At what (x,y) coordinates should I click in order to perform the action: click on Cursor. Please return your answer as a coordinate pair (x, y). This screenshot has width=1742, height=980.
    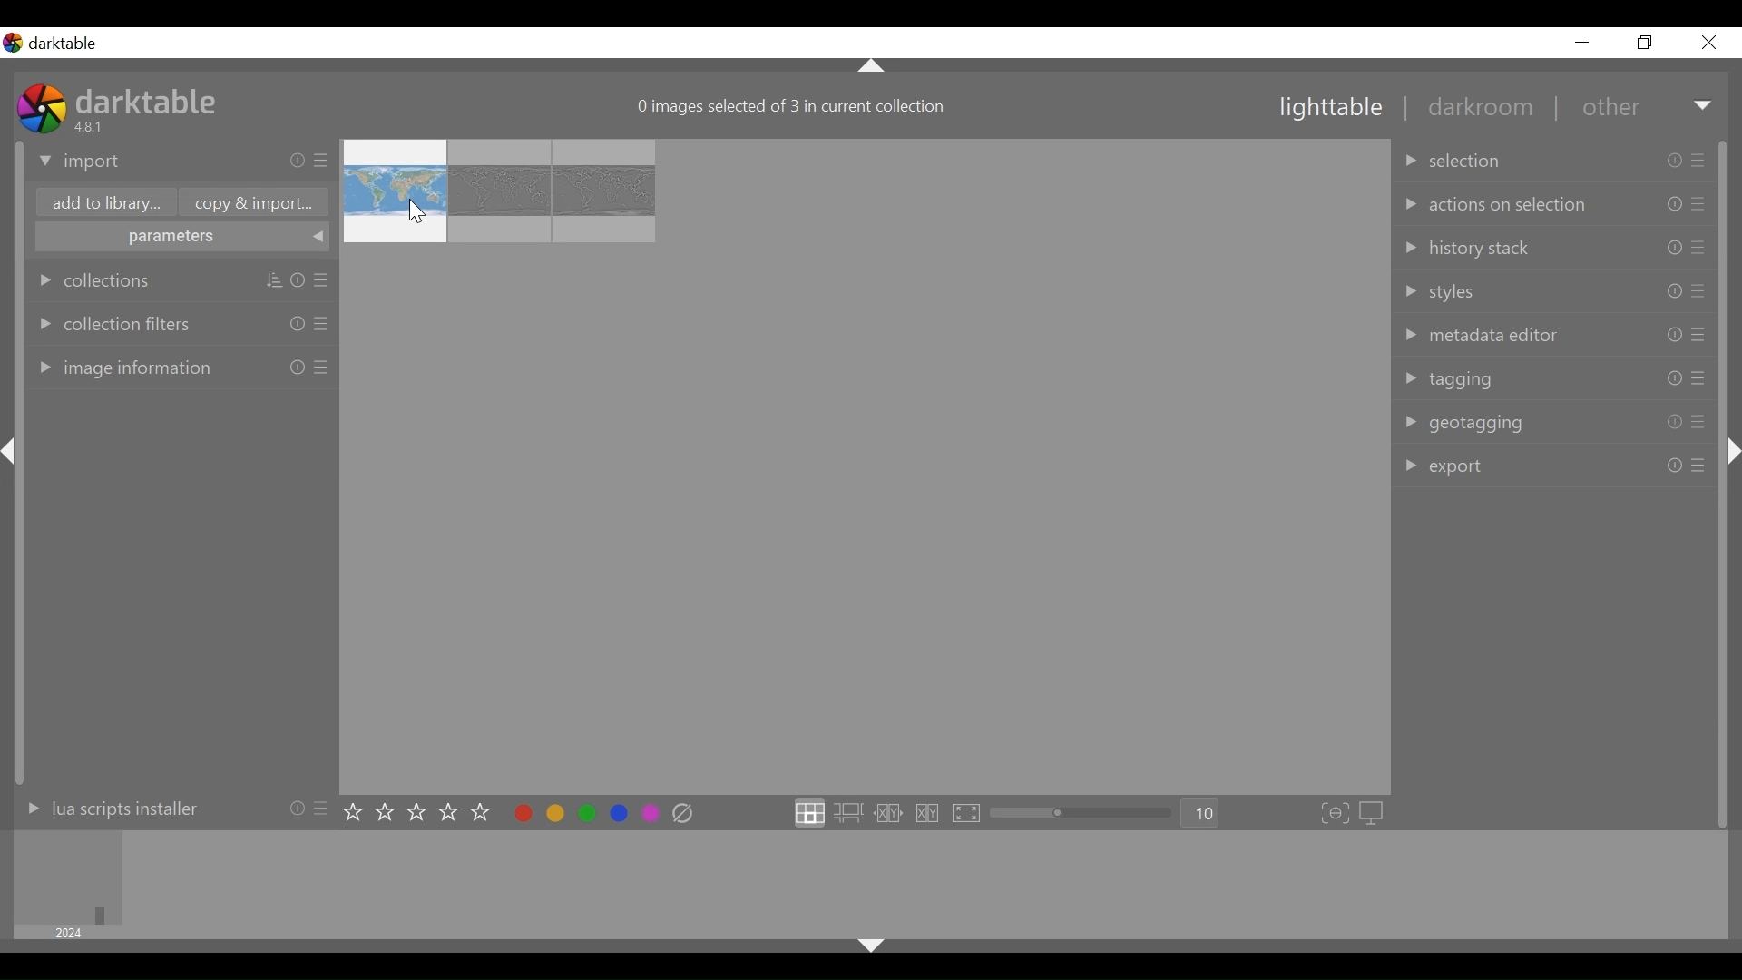
    Looking at the image, I should click on (416, 211).